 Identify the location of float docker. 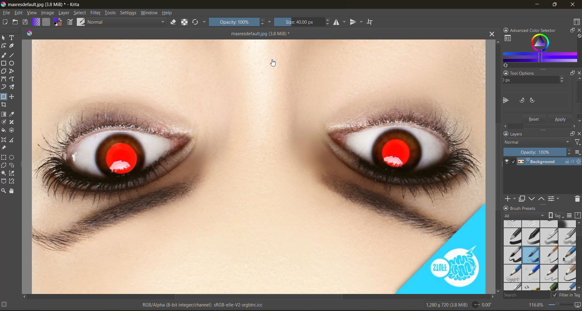
(570, 31).